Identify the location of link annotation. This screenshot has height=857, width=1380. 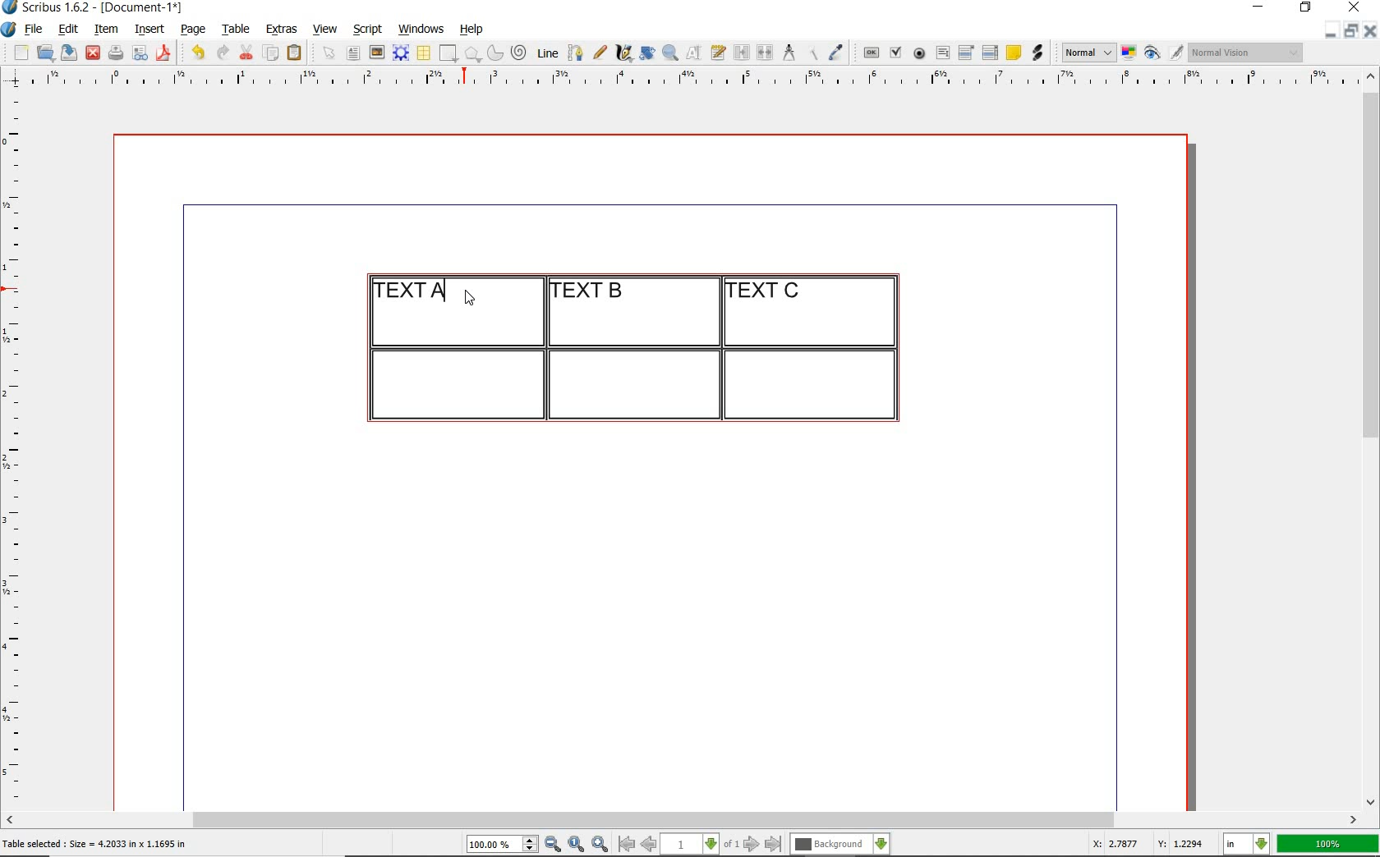
(1039, 53).